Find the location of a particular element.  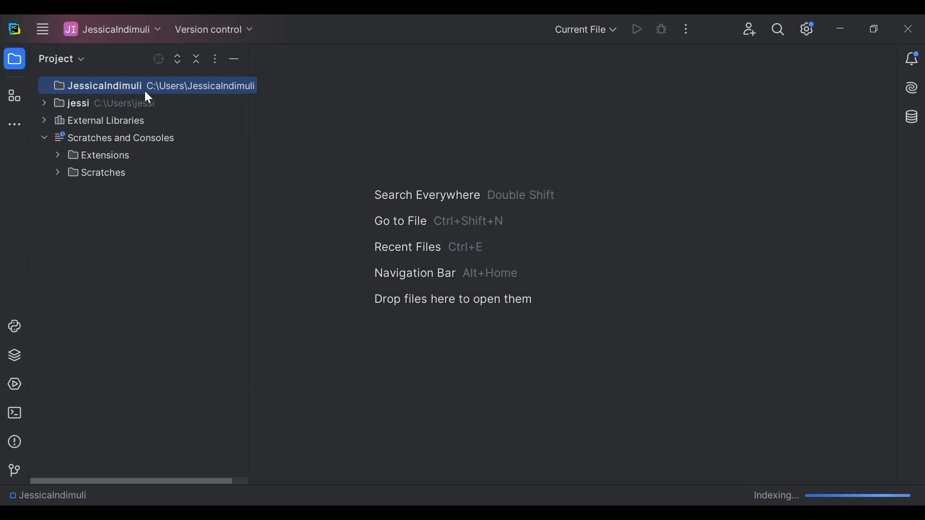

information is located at coordinates (12, 442).